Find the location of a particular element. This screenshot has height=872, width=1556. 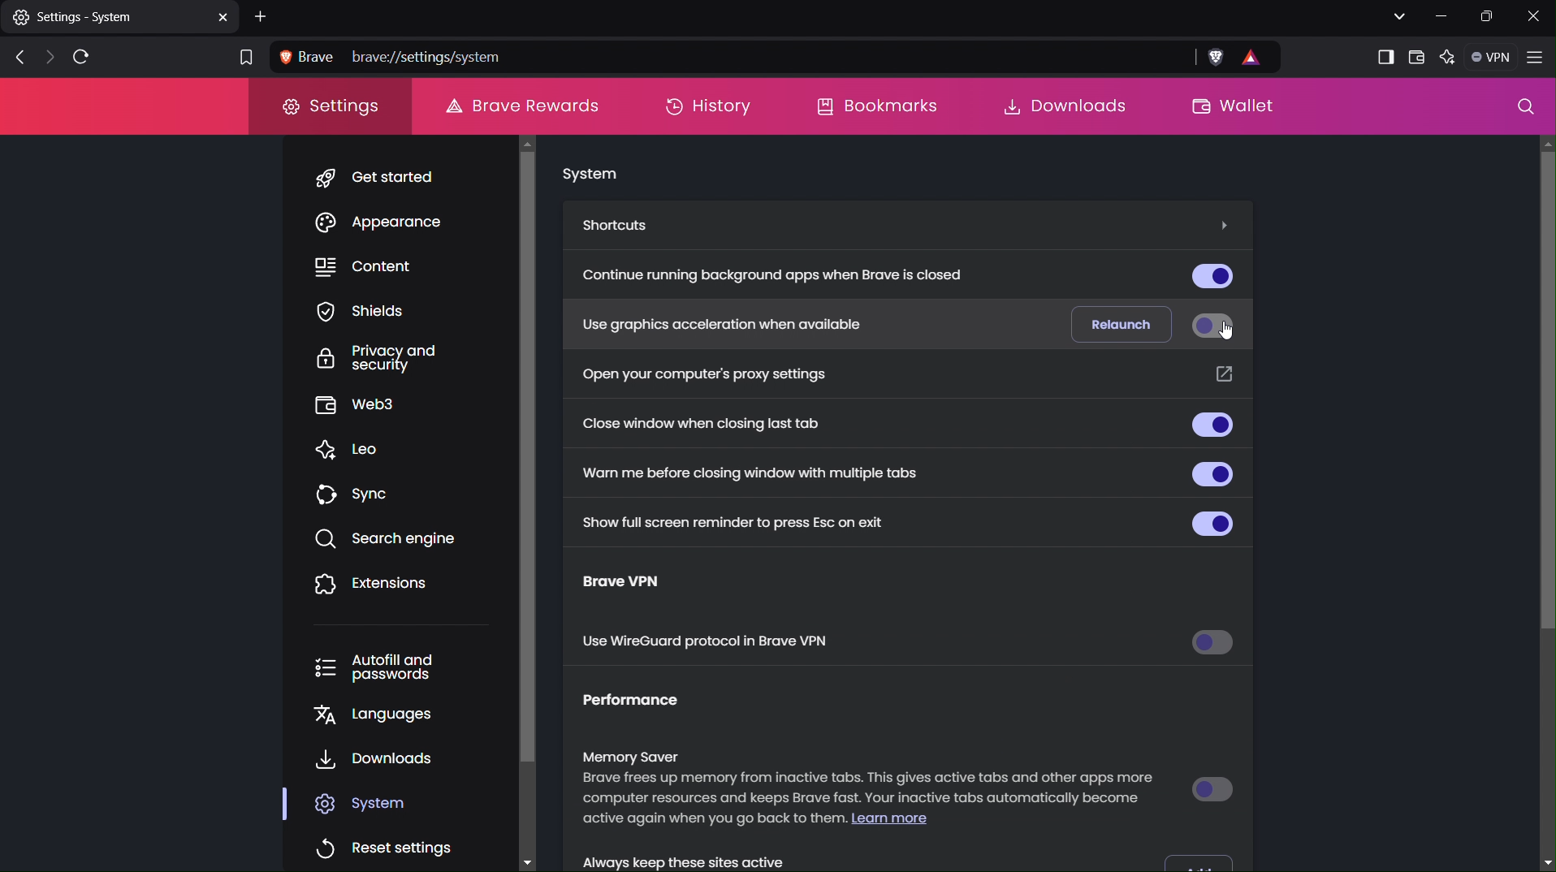

Performance is located at coordinates (644, 706).